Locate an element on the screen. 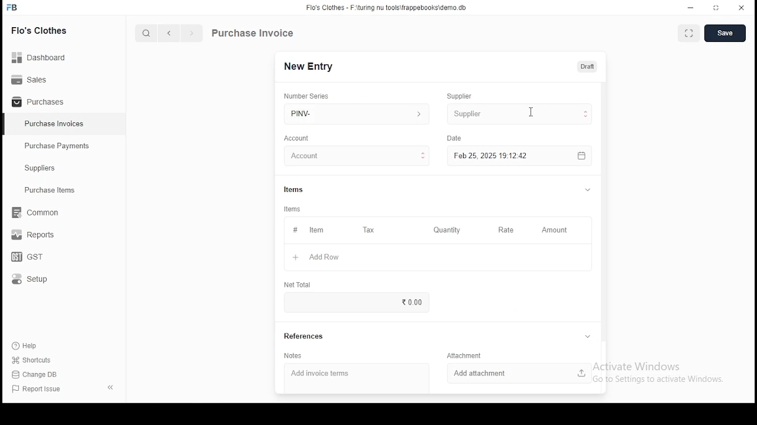 Image resolution: width=757 pixels, height=425 pixels. Date is located at coordinates (455, 139).